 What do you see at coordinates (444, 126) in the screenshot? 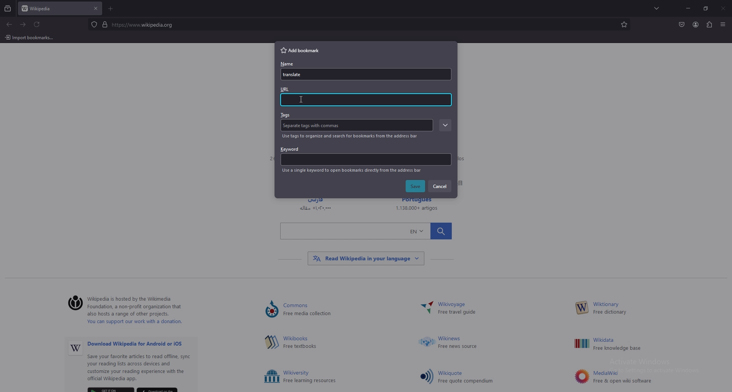
I see `expand` at bounding box center [444, 126].